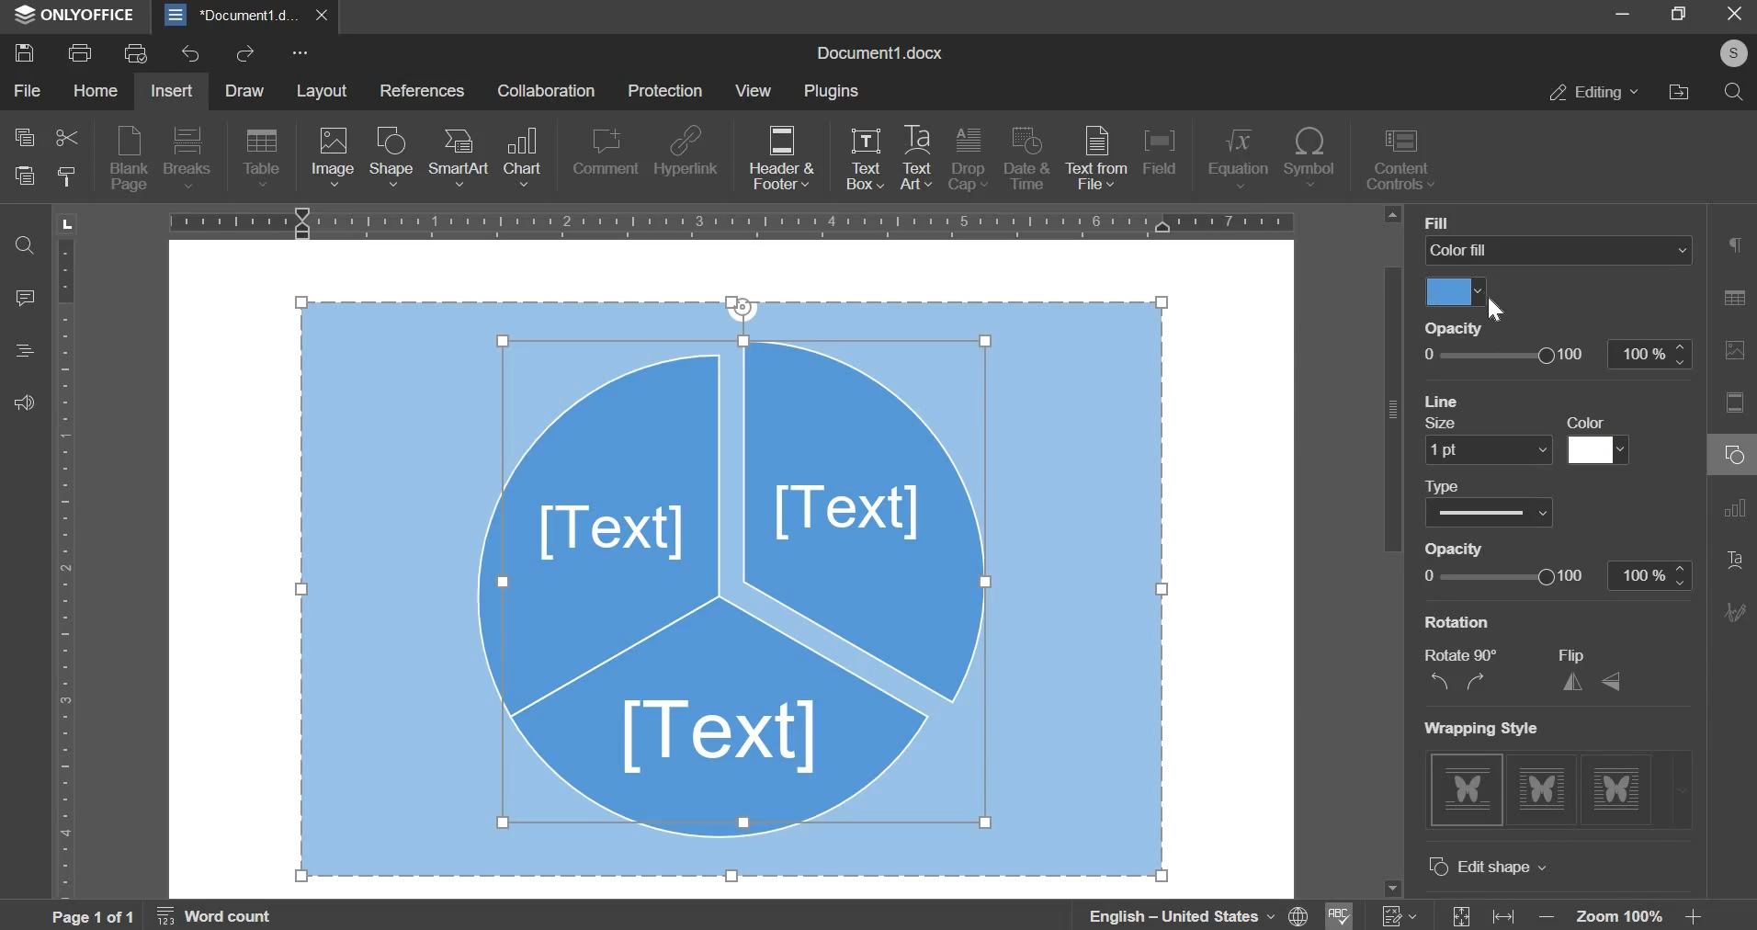 This screenshot has width=1757, height=930. Describe the element at coordinates (252, 90) in the screenshot. I see `draw` at that location.